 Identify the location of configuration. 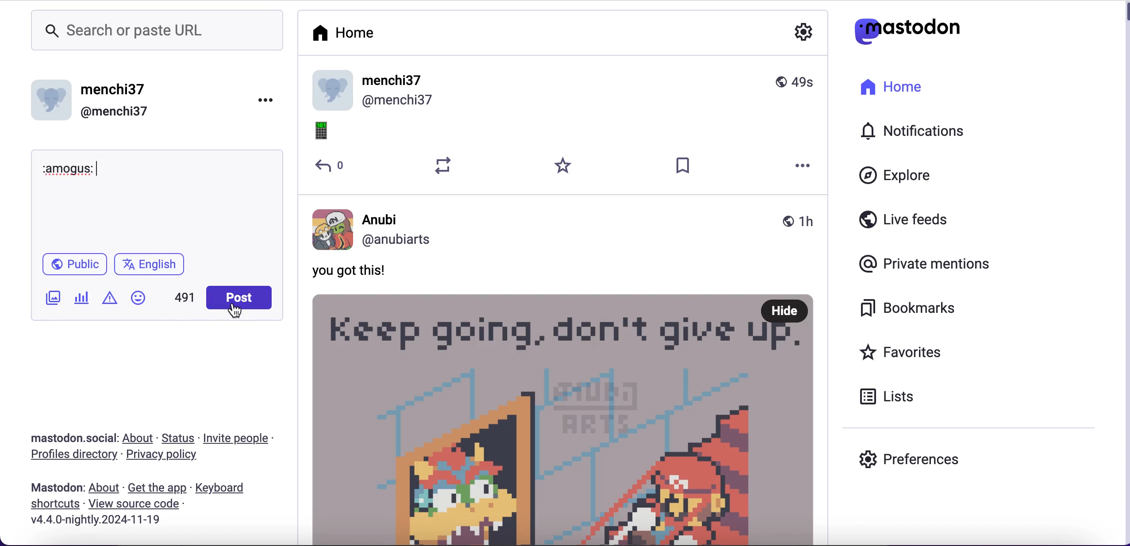
(805, 34).